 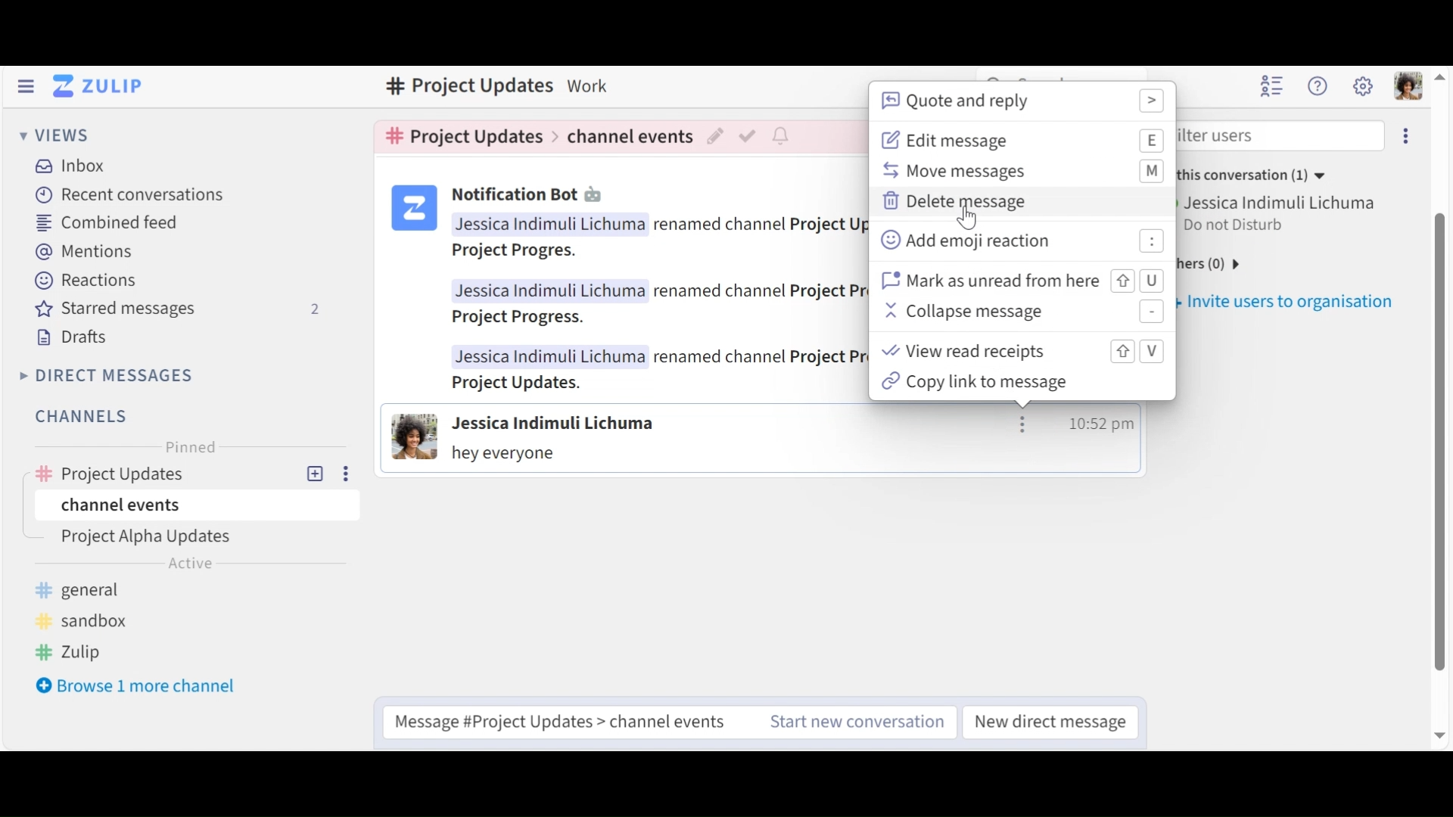 I want to click on Move message, so click(x=1021, y=172).